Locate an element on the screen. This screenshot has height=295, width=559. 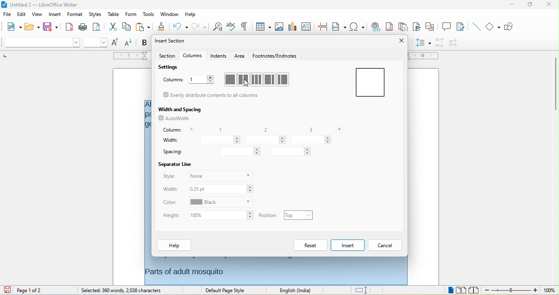
maximize is located at coordinates (529, 5).